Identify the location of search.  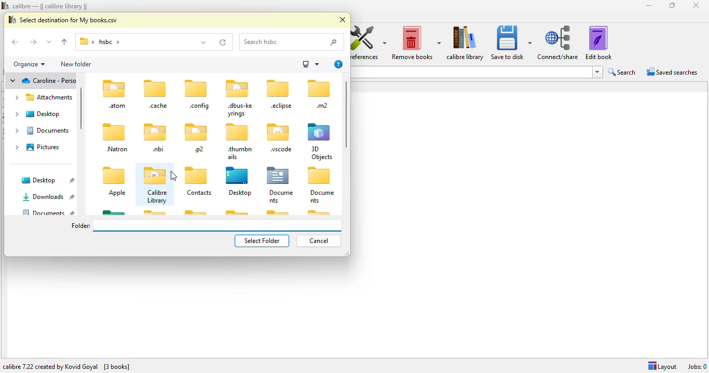
(622, 72).